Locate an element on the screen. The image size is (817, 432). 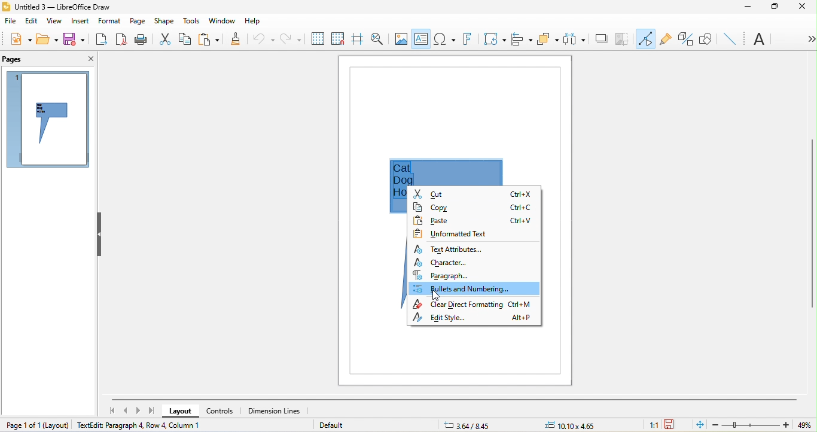
cursor movement is located at coordinates (437, 296).